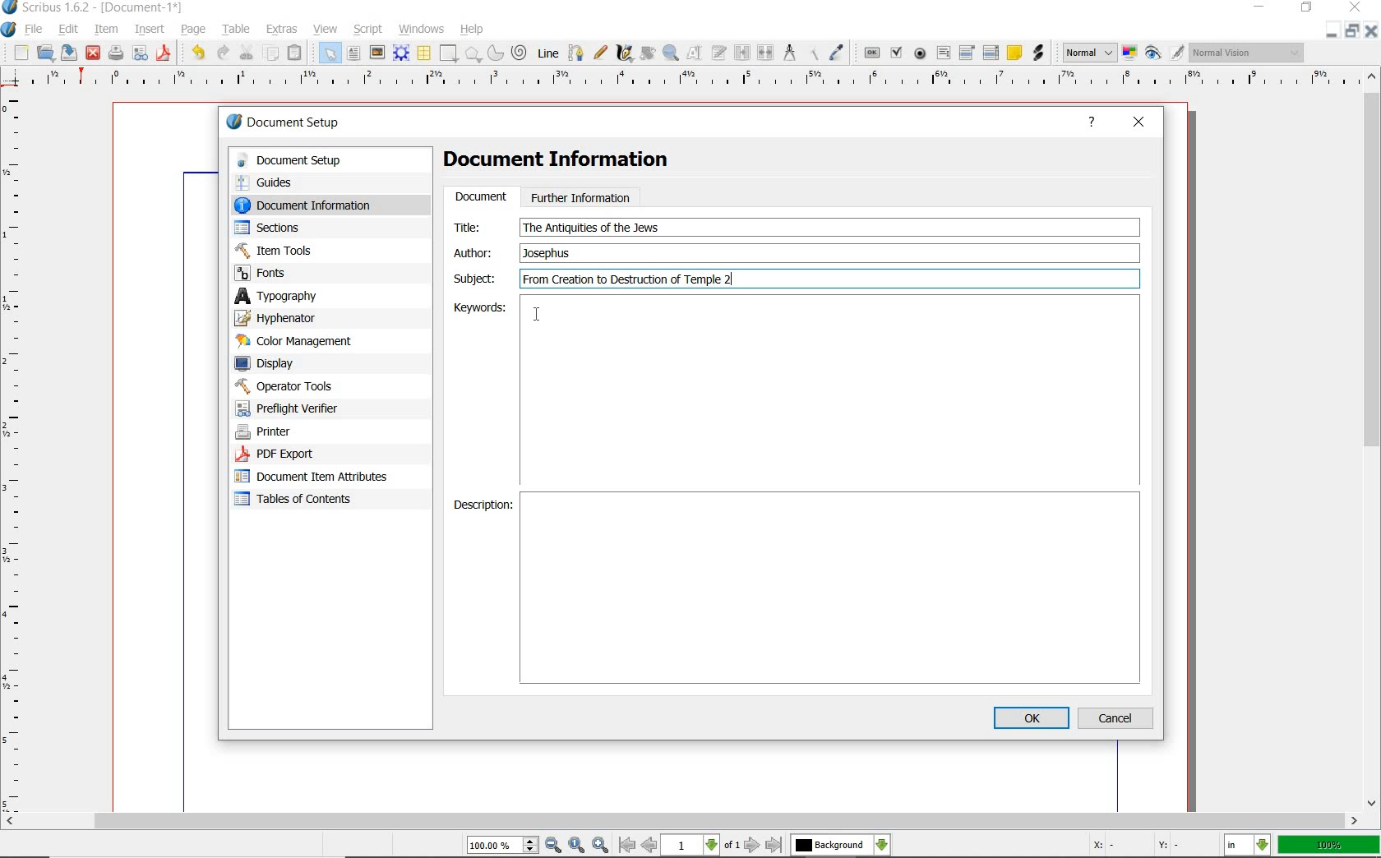 Image resolution: width=1381 pixels, height=858 pixels. I want to click on redo, so click(224, 53).